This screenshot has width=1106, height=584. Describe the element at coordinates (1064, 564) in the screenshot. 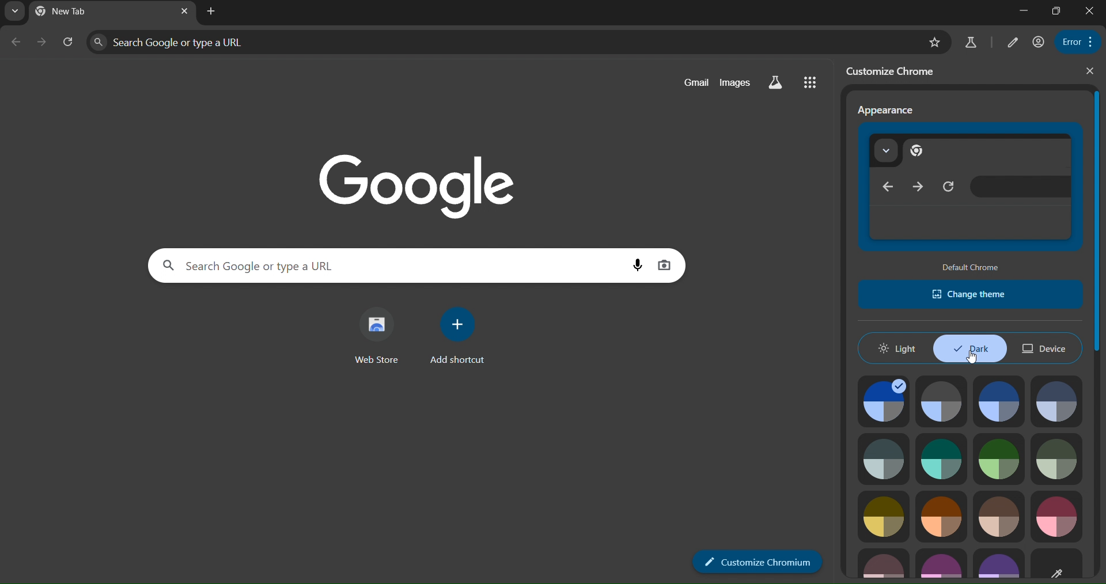

I see `theme icon` at that location.